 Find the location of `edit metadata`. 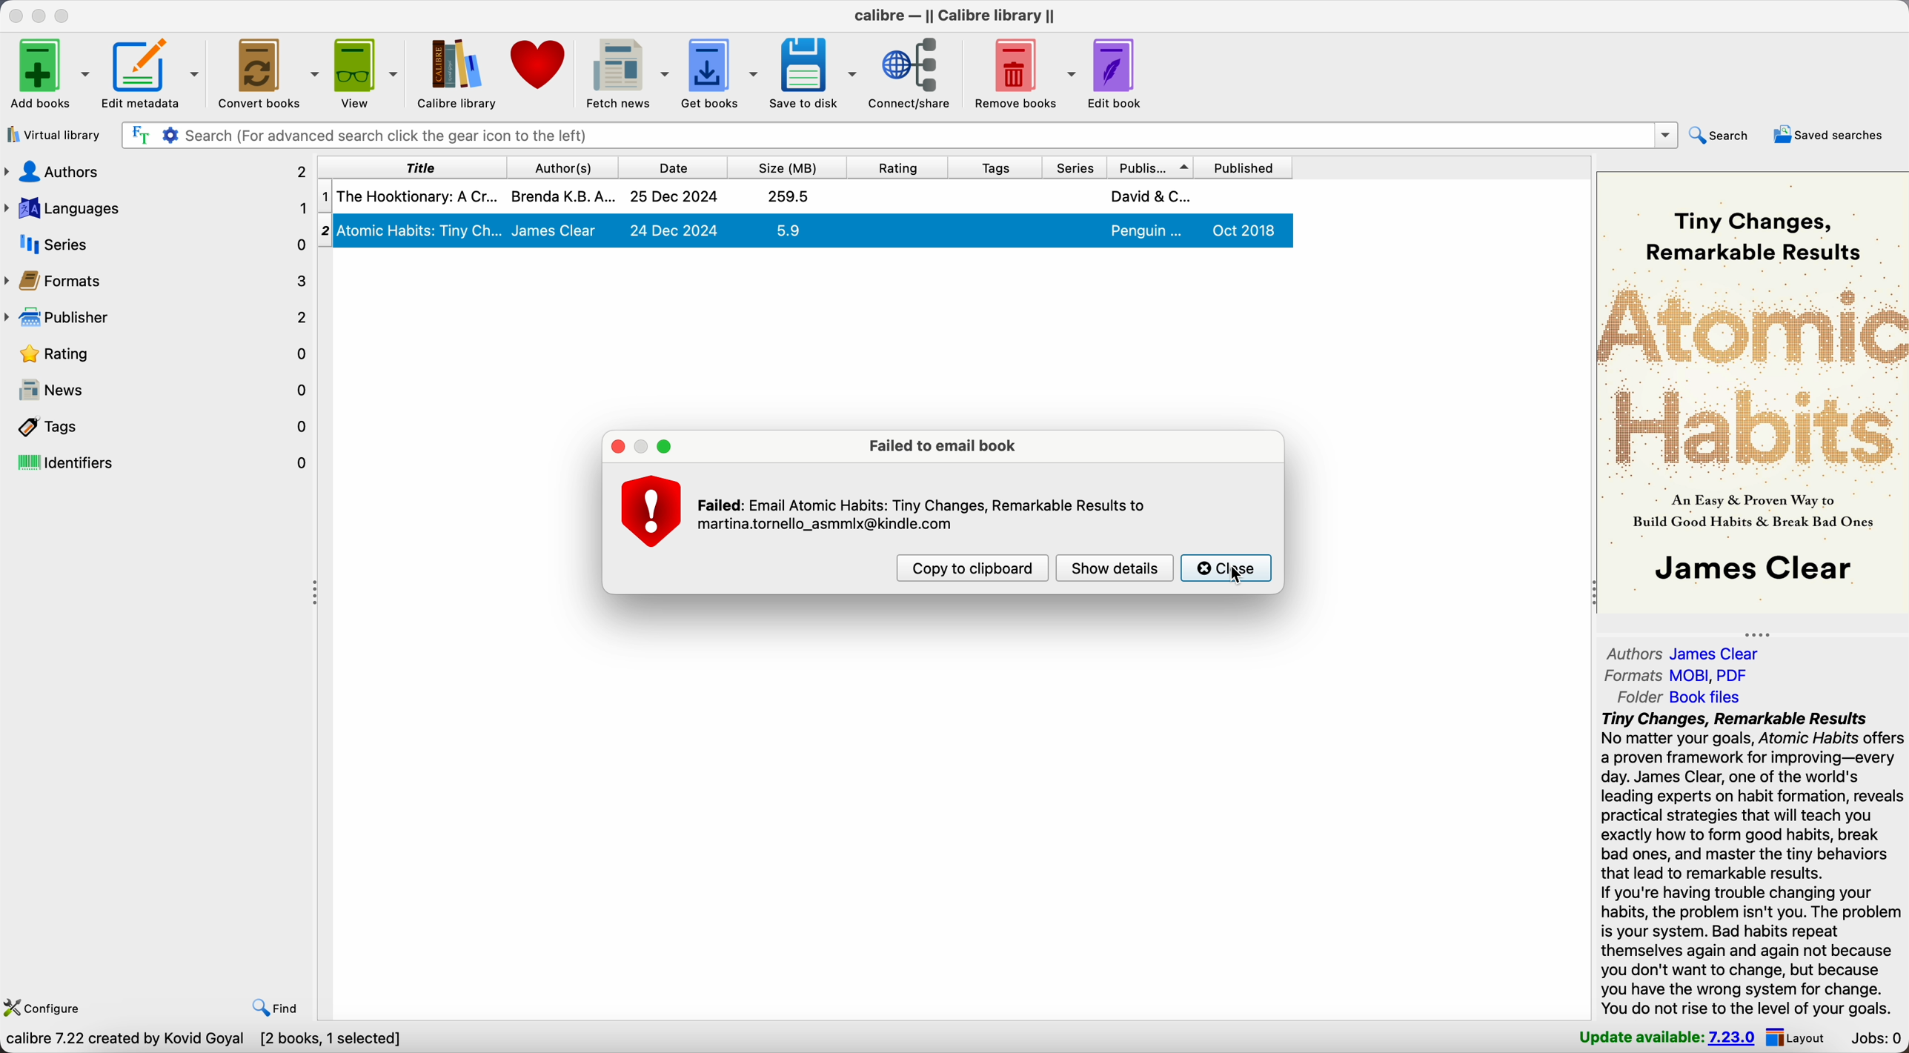

edit metadata is located at coordinates (155, 75).